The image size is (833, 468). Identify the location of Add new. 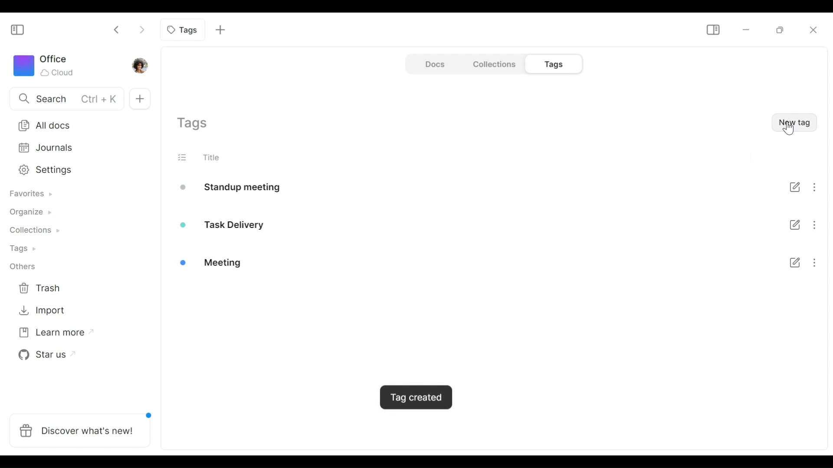
(221, 30).